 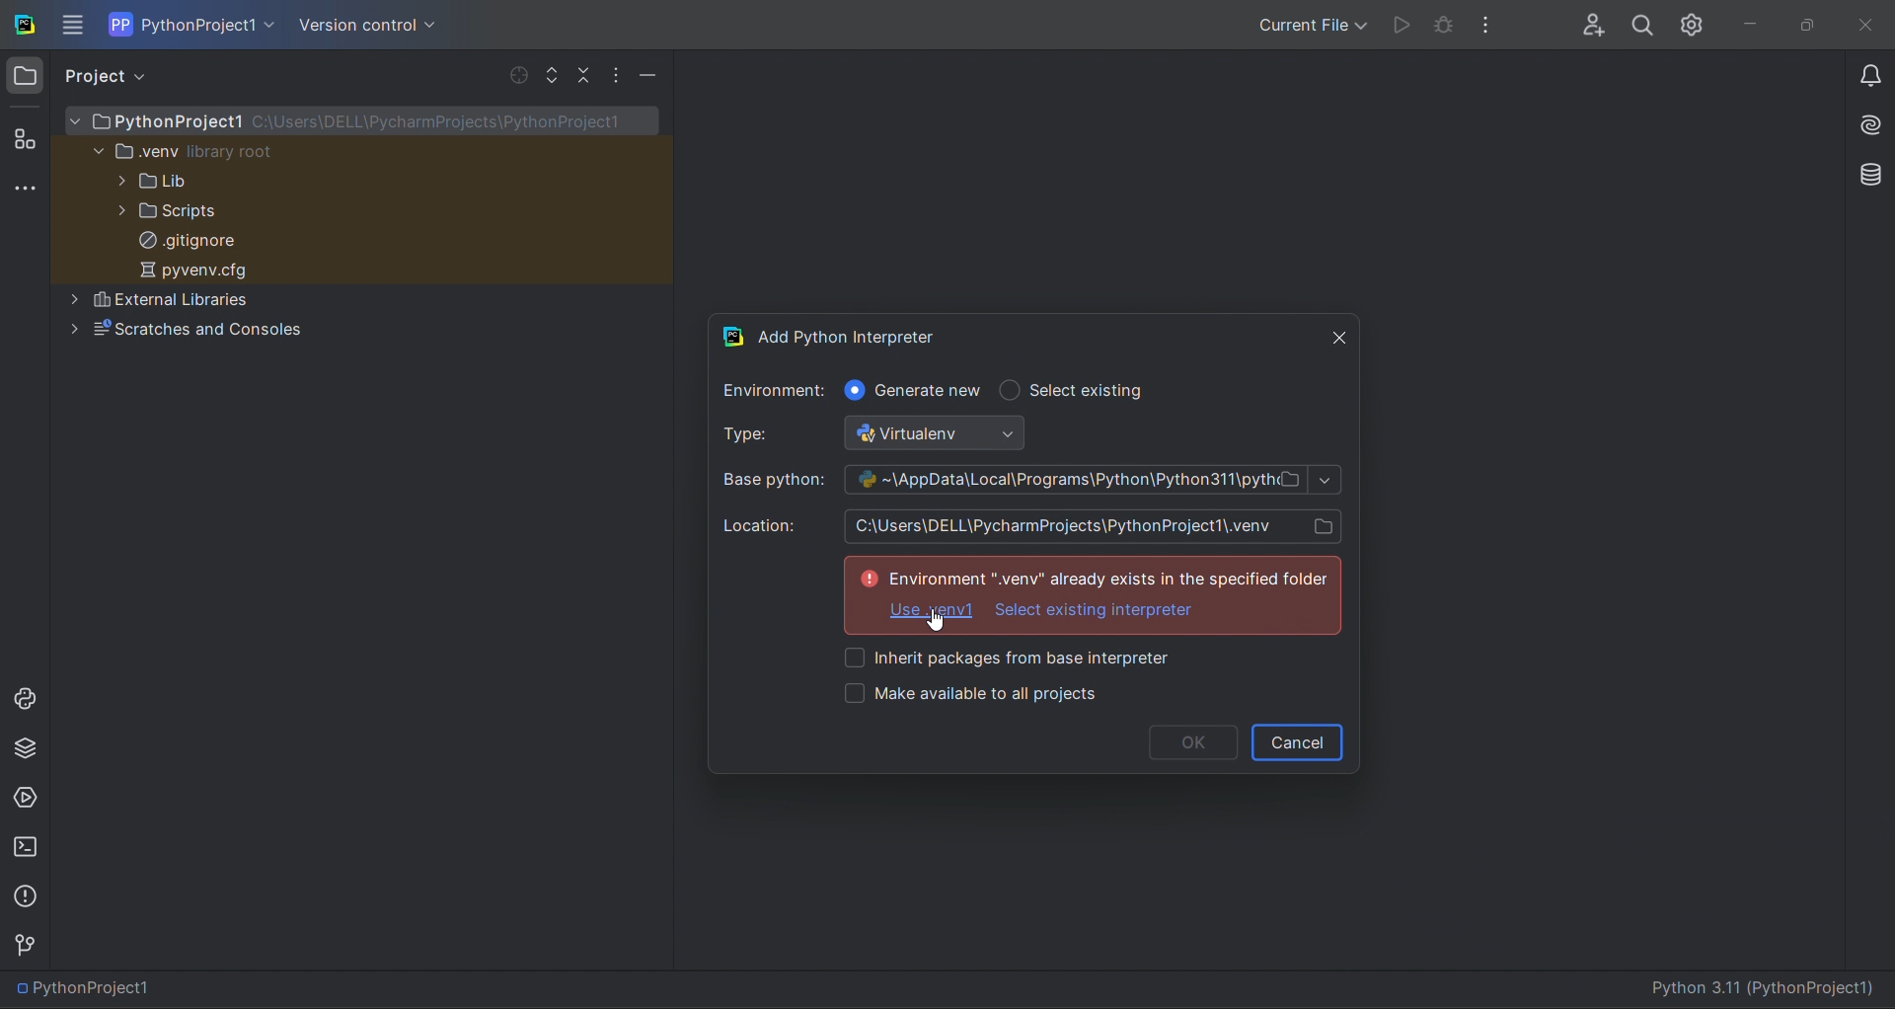 I want to click on collapse file, so click(x=587, y=73).